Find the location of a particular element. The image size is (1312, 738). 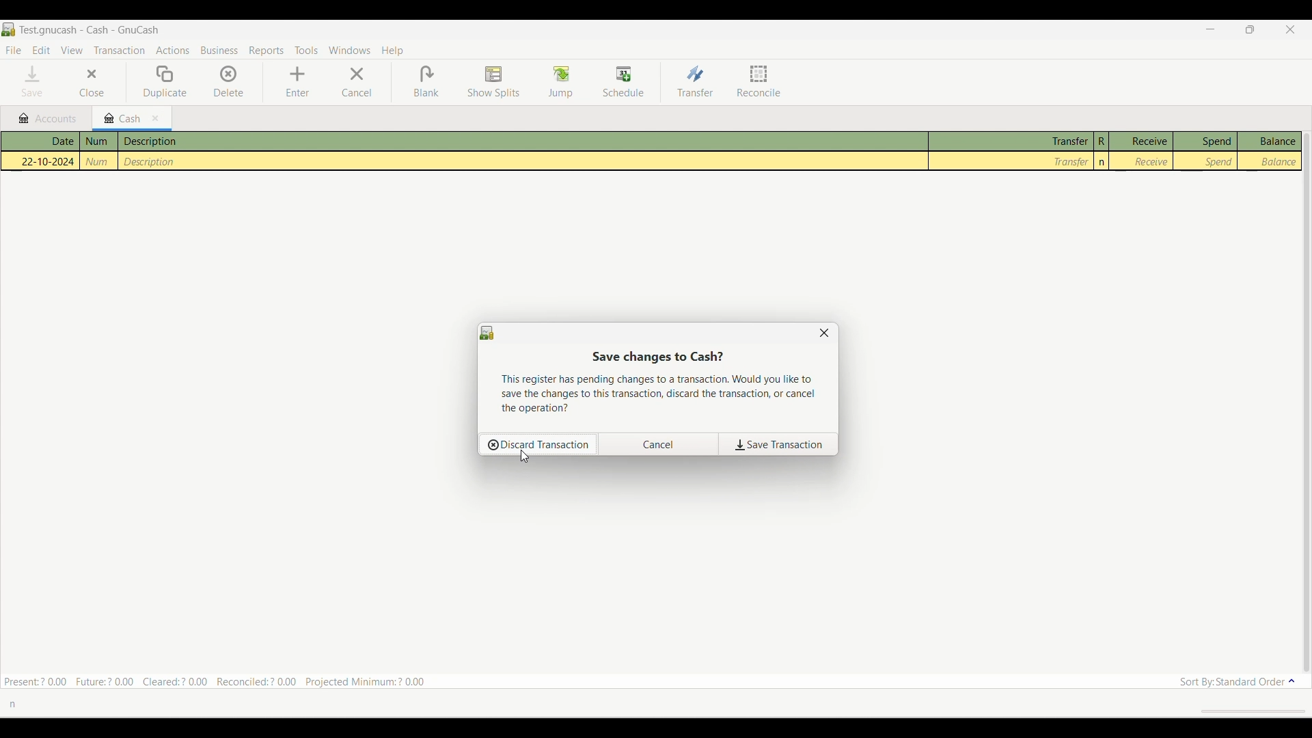

Reports is located at coordinates (266, 51).